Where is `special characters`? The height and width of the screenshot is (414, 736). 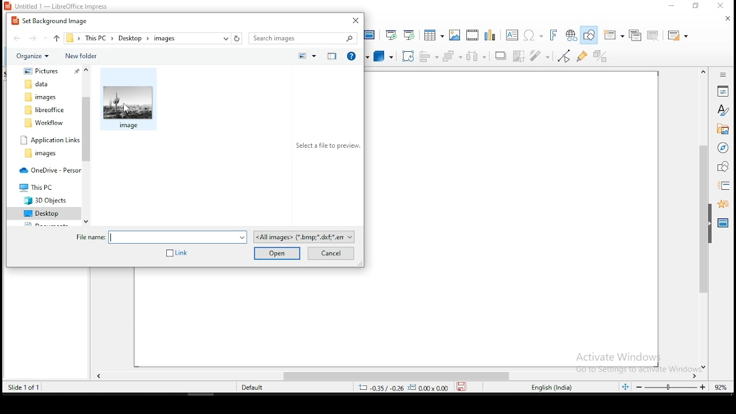
special characters is located at coordinates (533, 36).